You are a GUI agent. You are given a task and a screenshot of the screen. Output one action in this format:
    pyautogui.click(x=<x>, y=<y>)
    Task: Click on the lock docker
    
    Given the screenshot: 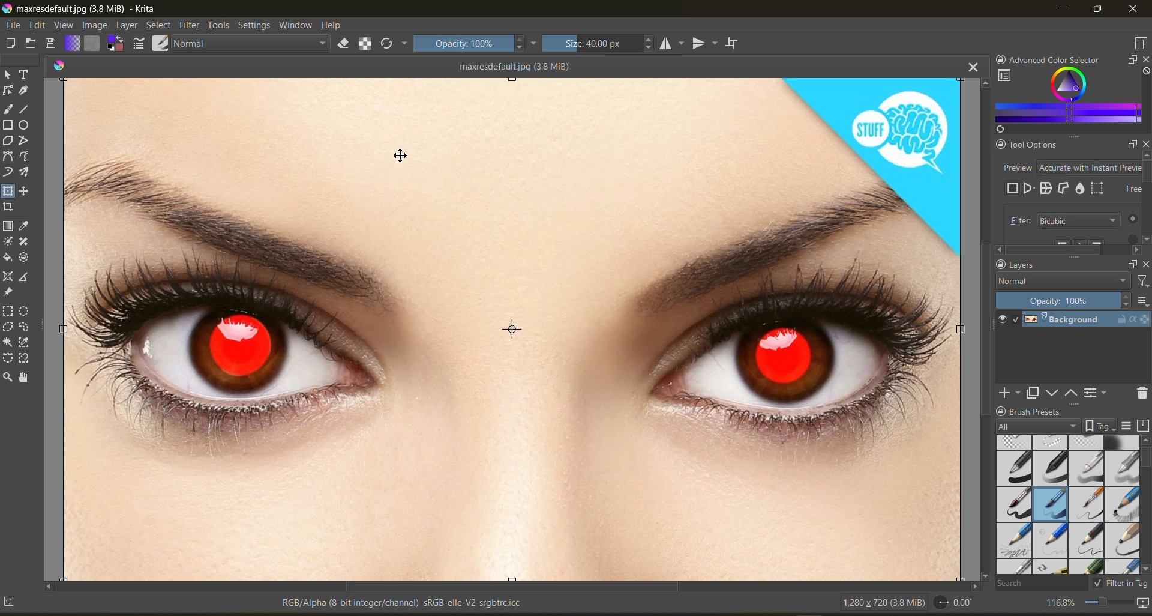 What is the action you would take?
    pyautogui.click(x=1000, y=265)
    